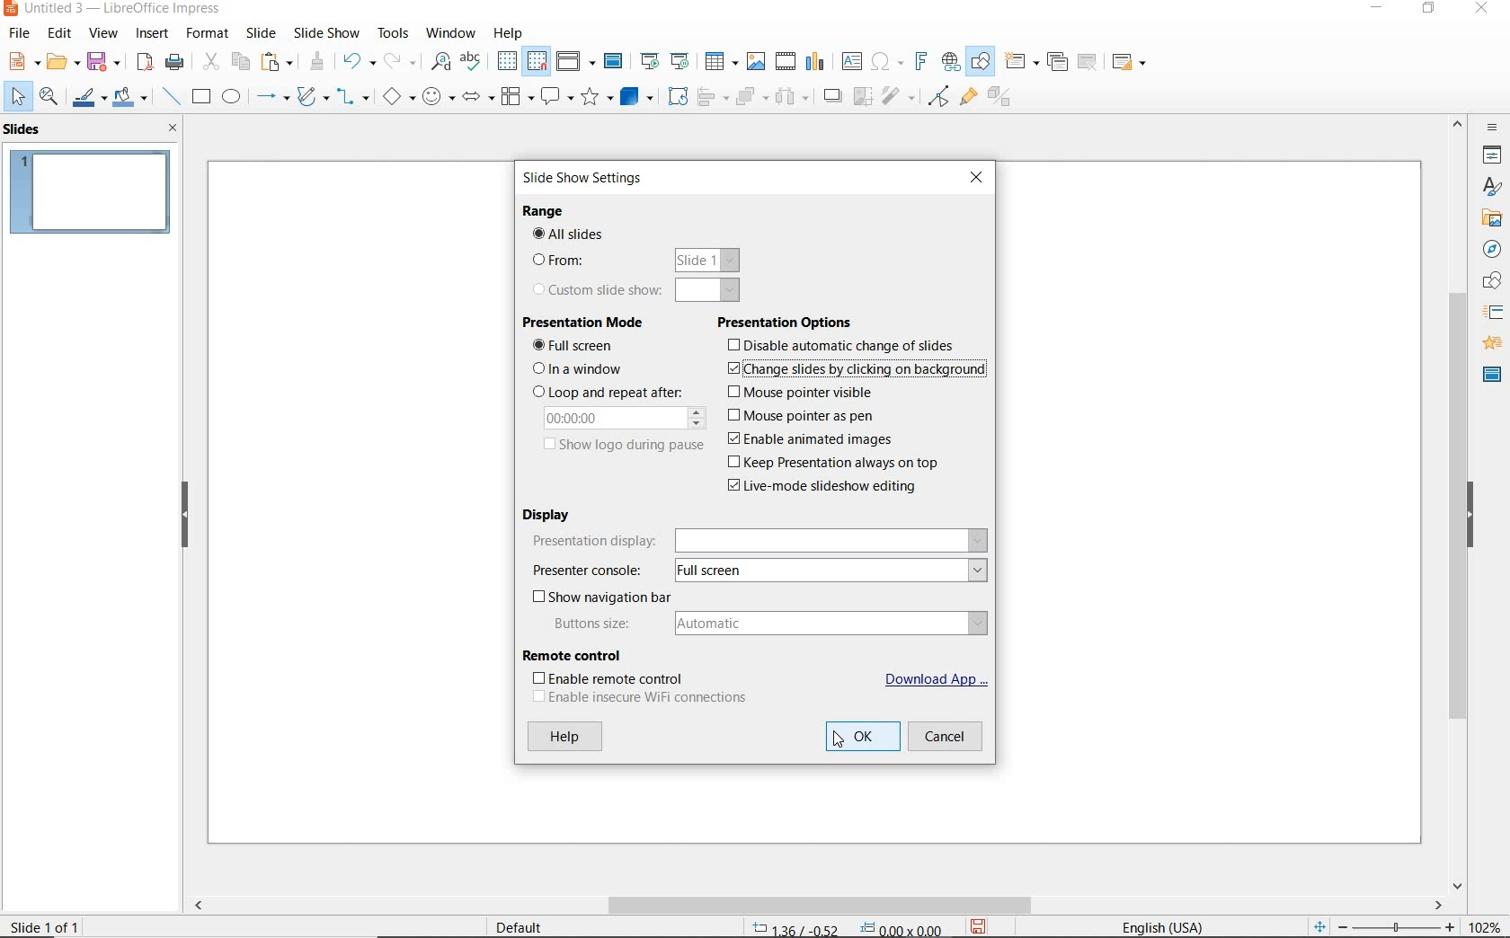 Image resolution: width=1510 pixels, height=938 pixels. I want to click on THREE OBJECTS TO DISTRIBUTE, so click(790, 99).